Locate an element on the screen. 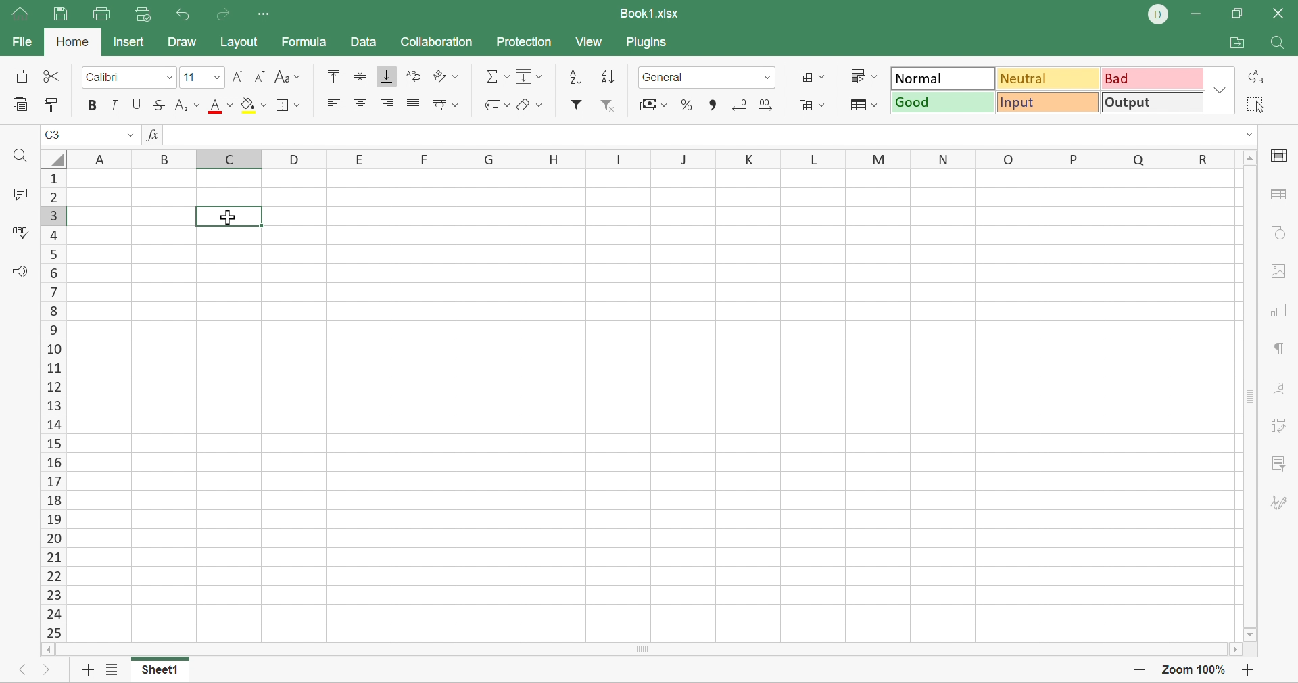 Image resolution: width=1298 pixels, height=683 pixels. Summation is located at coordinates (494, 75).